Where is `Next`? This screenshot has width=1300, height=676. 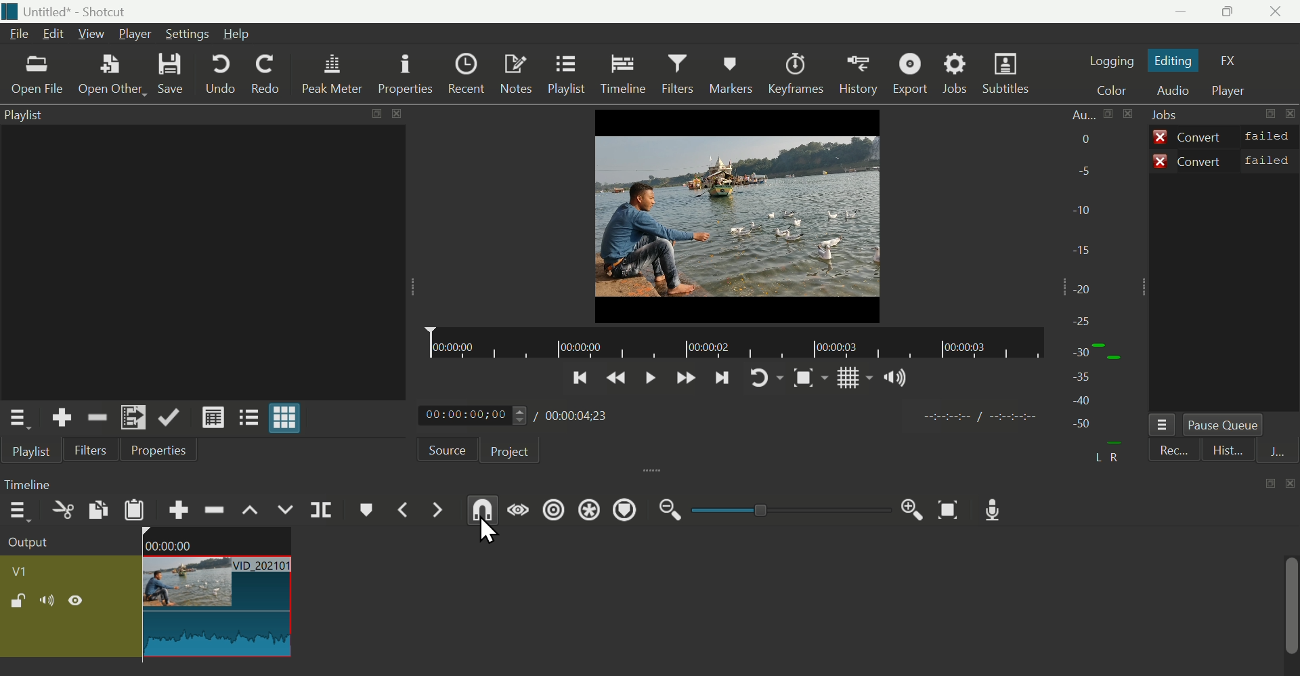
Next is located at coordinates (725, 379).